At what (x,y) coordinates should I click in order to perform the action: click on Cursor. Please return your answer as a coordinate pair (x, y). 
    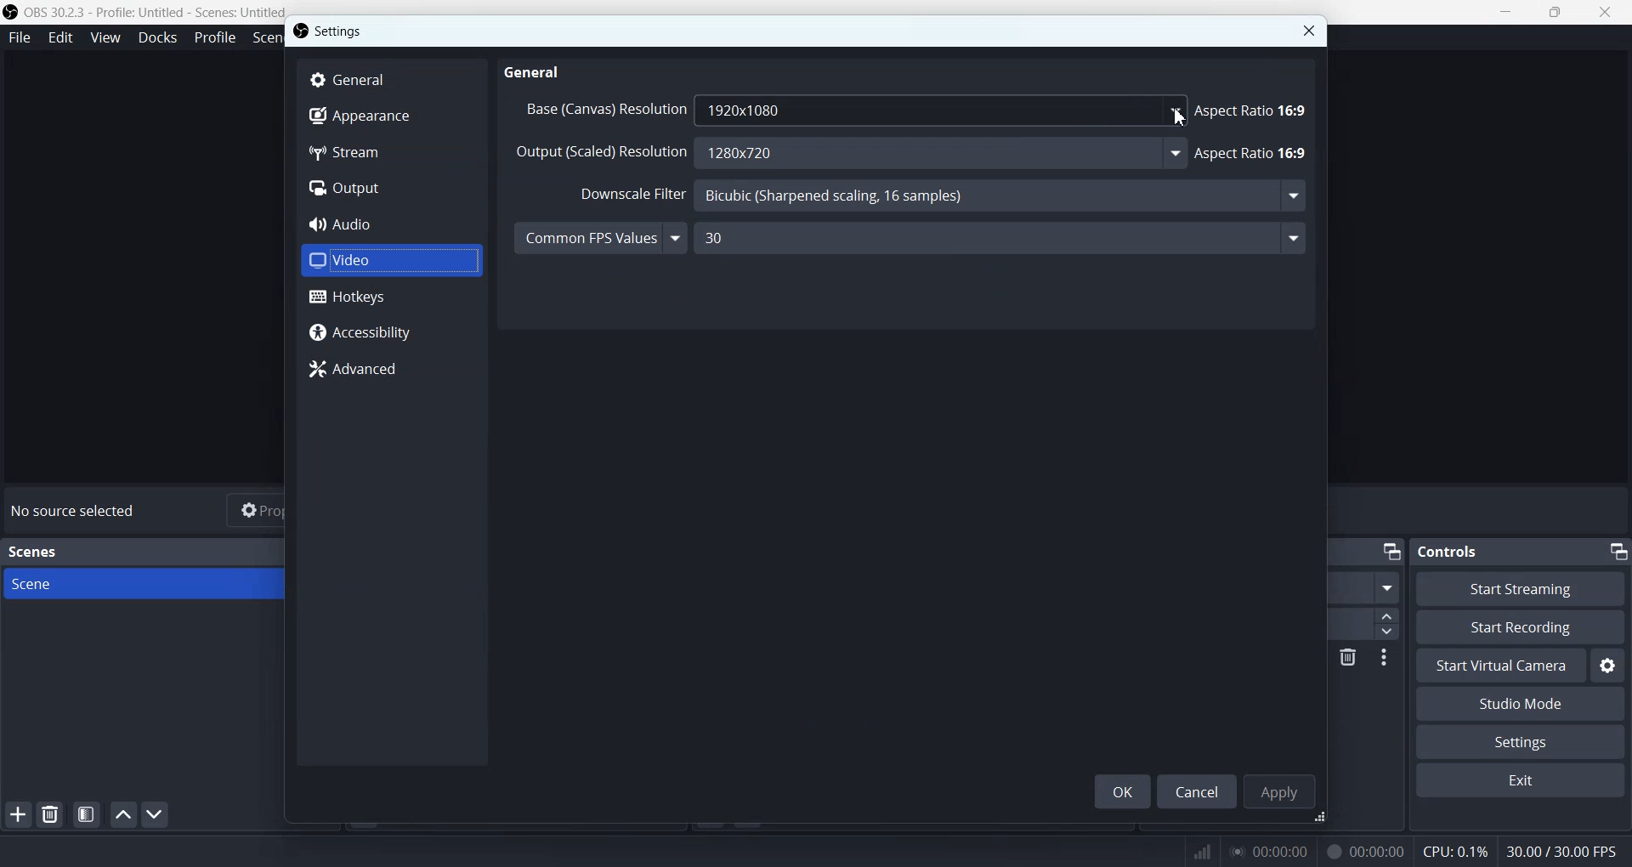
    Looking at the image, I should click on (1176, 116).